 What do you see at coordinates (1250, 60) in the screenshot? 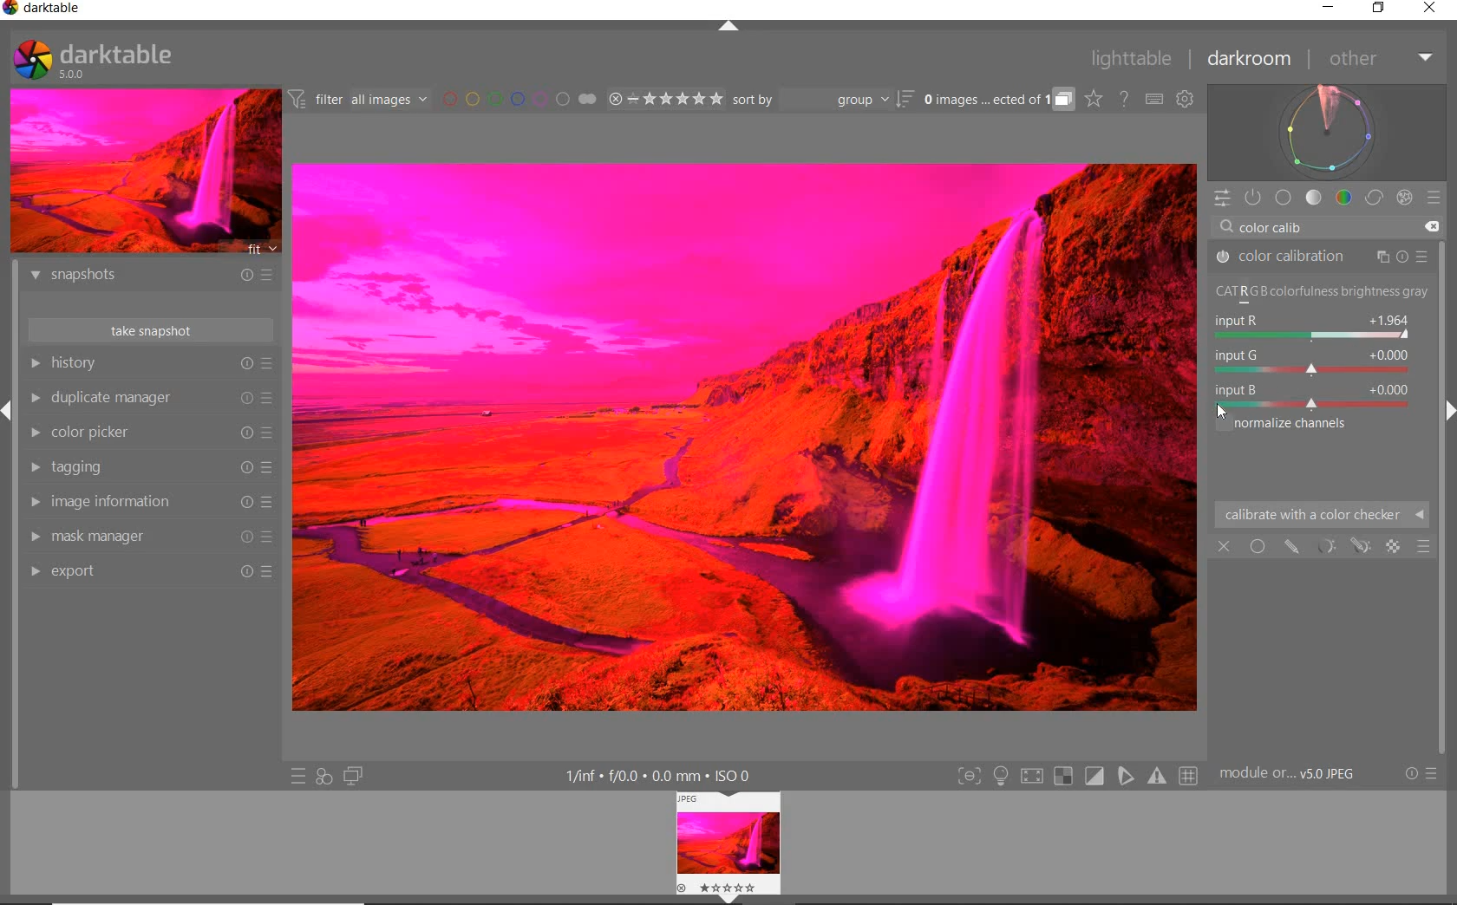
I see `darkroom` at bounding box center [1250, 60].